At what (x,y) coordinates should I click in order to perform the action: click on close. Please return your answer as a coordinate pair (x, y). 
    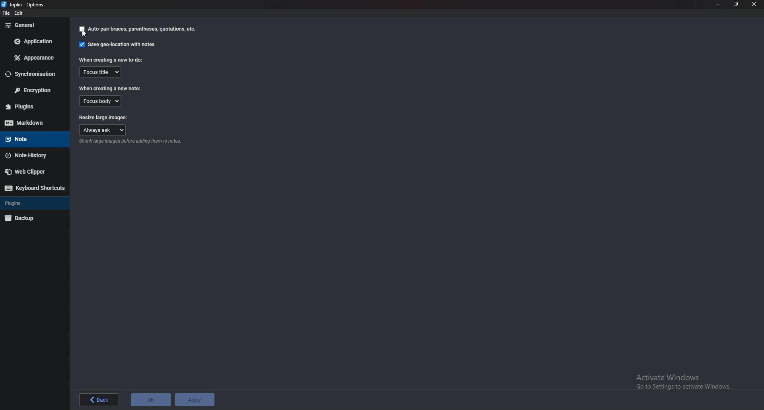
    Looking at the image, I should click on (754, 4).